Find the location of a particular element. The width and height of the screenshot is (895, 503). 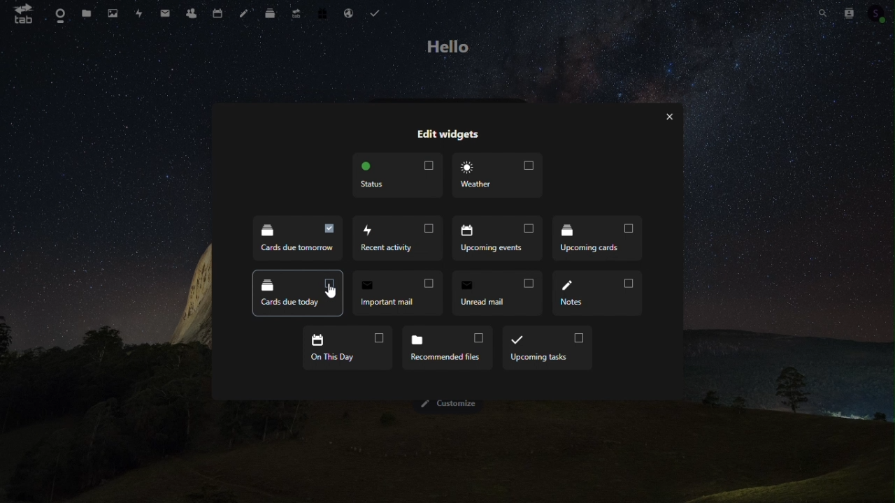

Weather is located at coordinates (496, 177).